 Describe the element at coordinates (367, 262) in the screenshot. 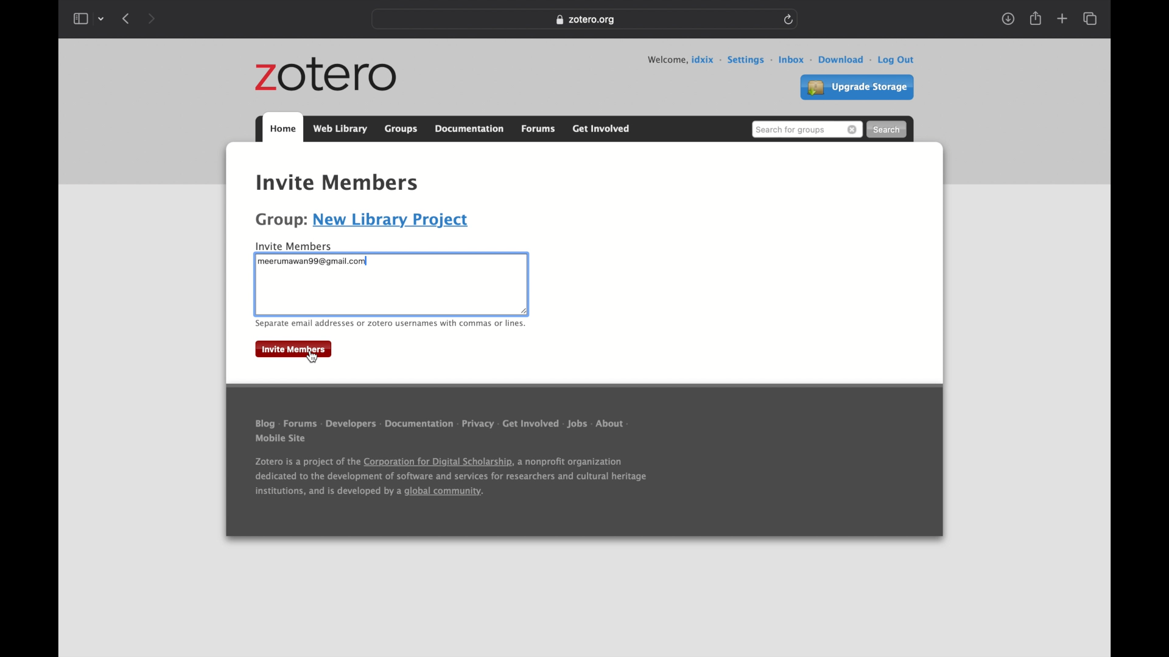

I see `typing pointer` at that location.